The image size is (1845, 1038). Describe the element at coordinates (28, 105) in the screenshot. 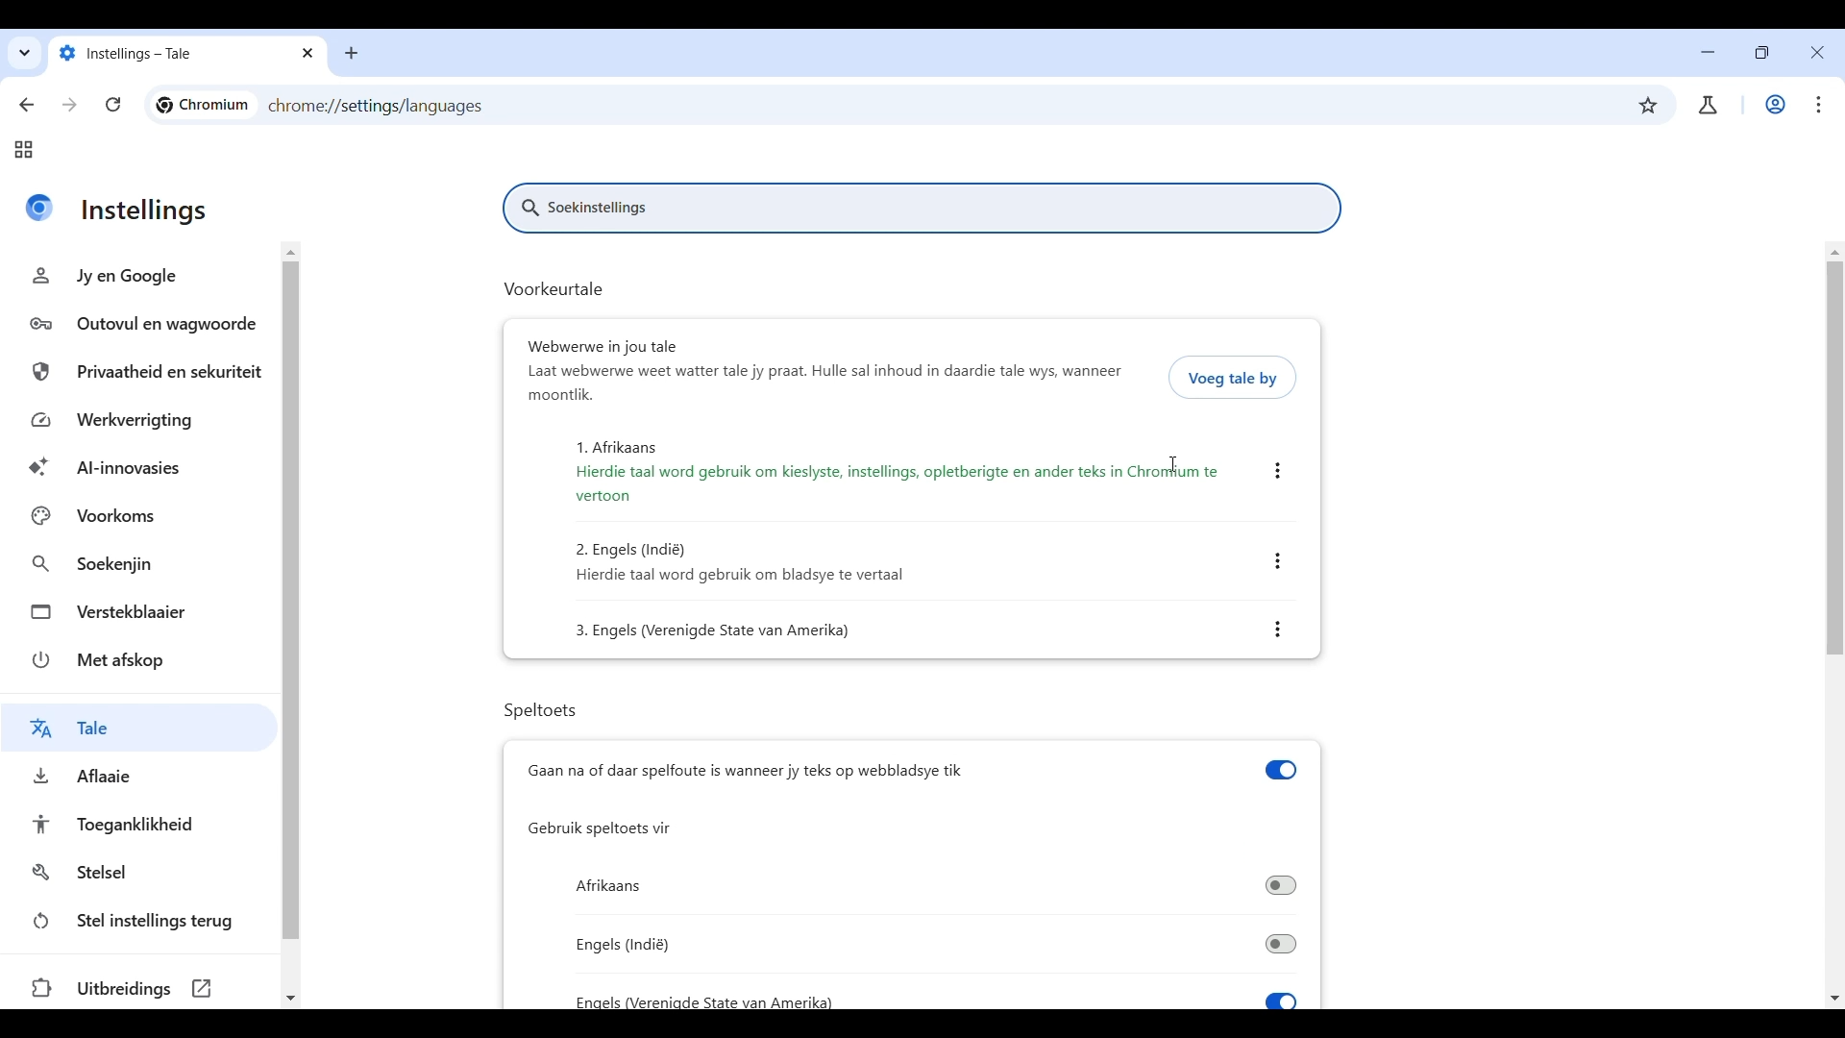

I see `Go back` at that location.